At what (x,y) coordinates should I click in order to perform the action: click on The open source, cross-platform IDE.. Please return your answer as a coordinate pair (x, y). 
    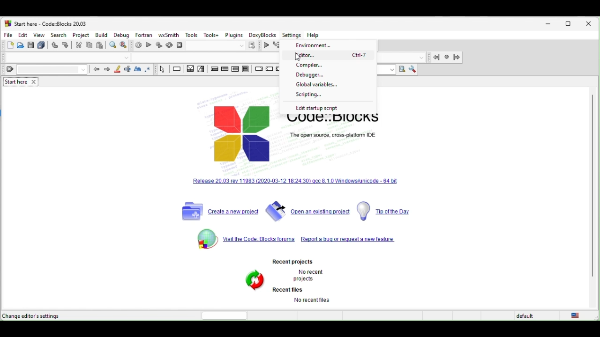
    Looking at the image, I should click on (335, 136).